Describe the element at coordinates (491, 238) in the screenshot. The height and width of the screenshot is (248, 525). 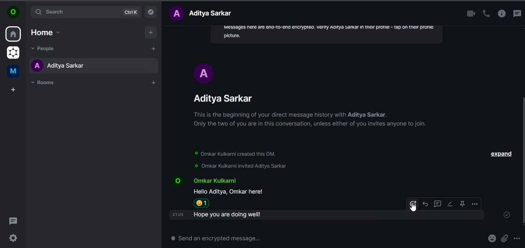
I see `emoji` at that location.